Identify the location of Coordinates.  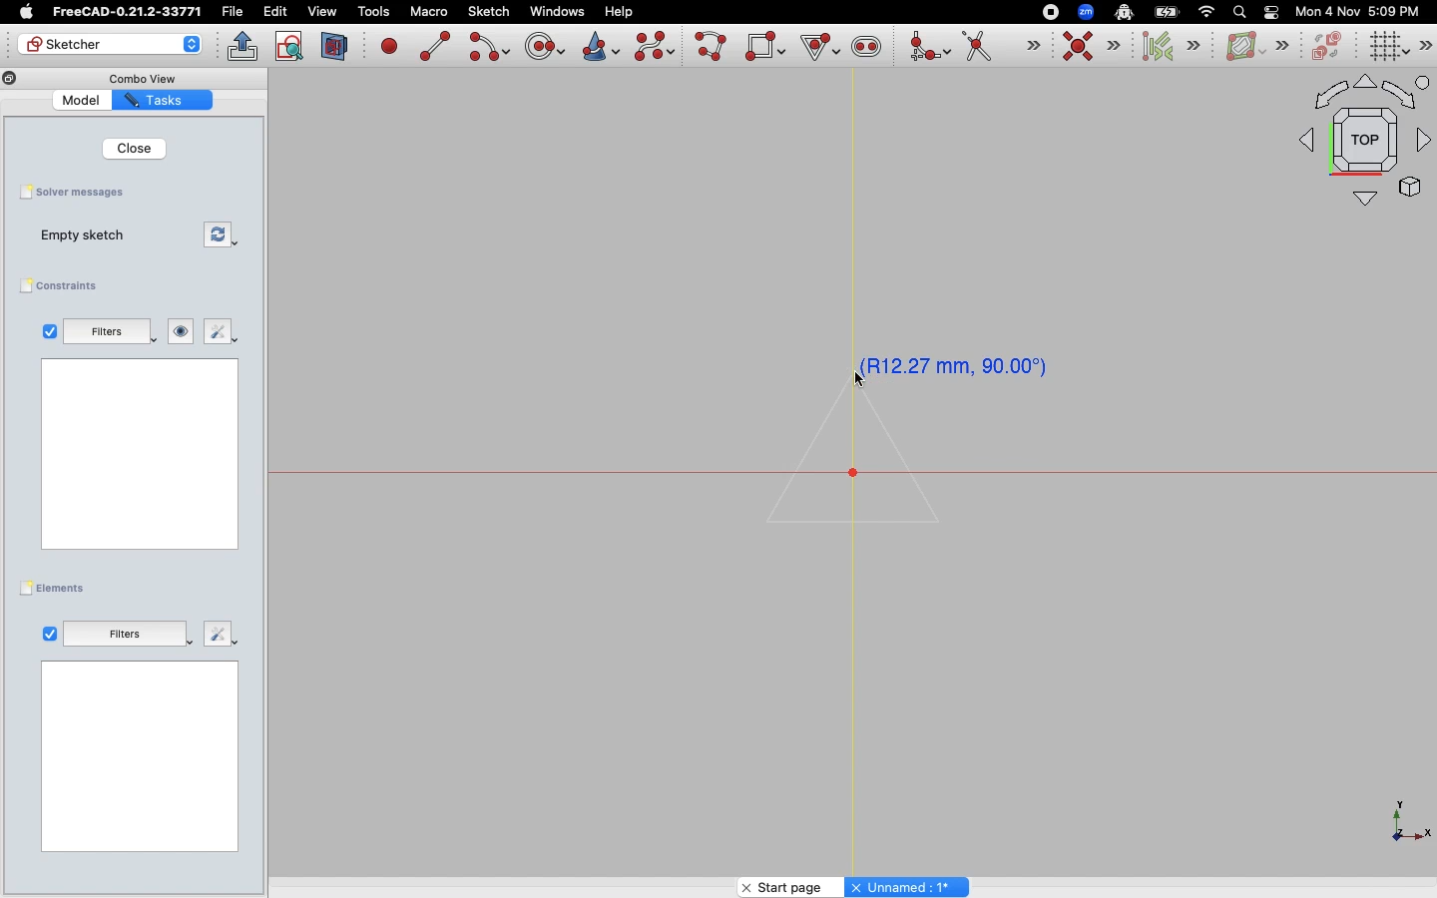
(957, 364).